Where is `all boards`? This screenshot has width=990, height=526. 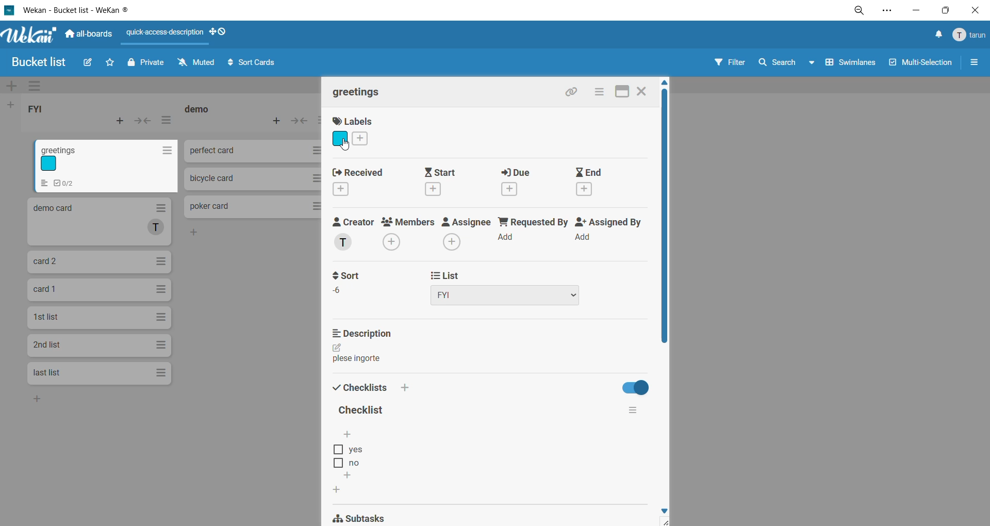 all boards is located at coordinates (89, 36).